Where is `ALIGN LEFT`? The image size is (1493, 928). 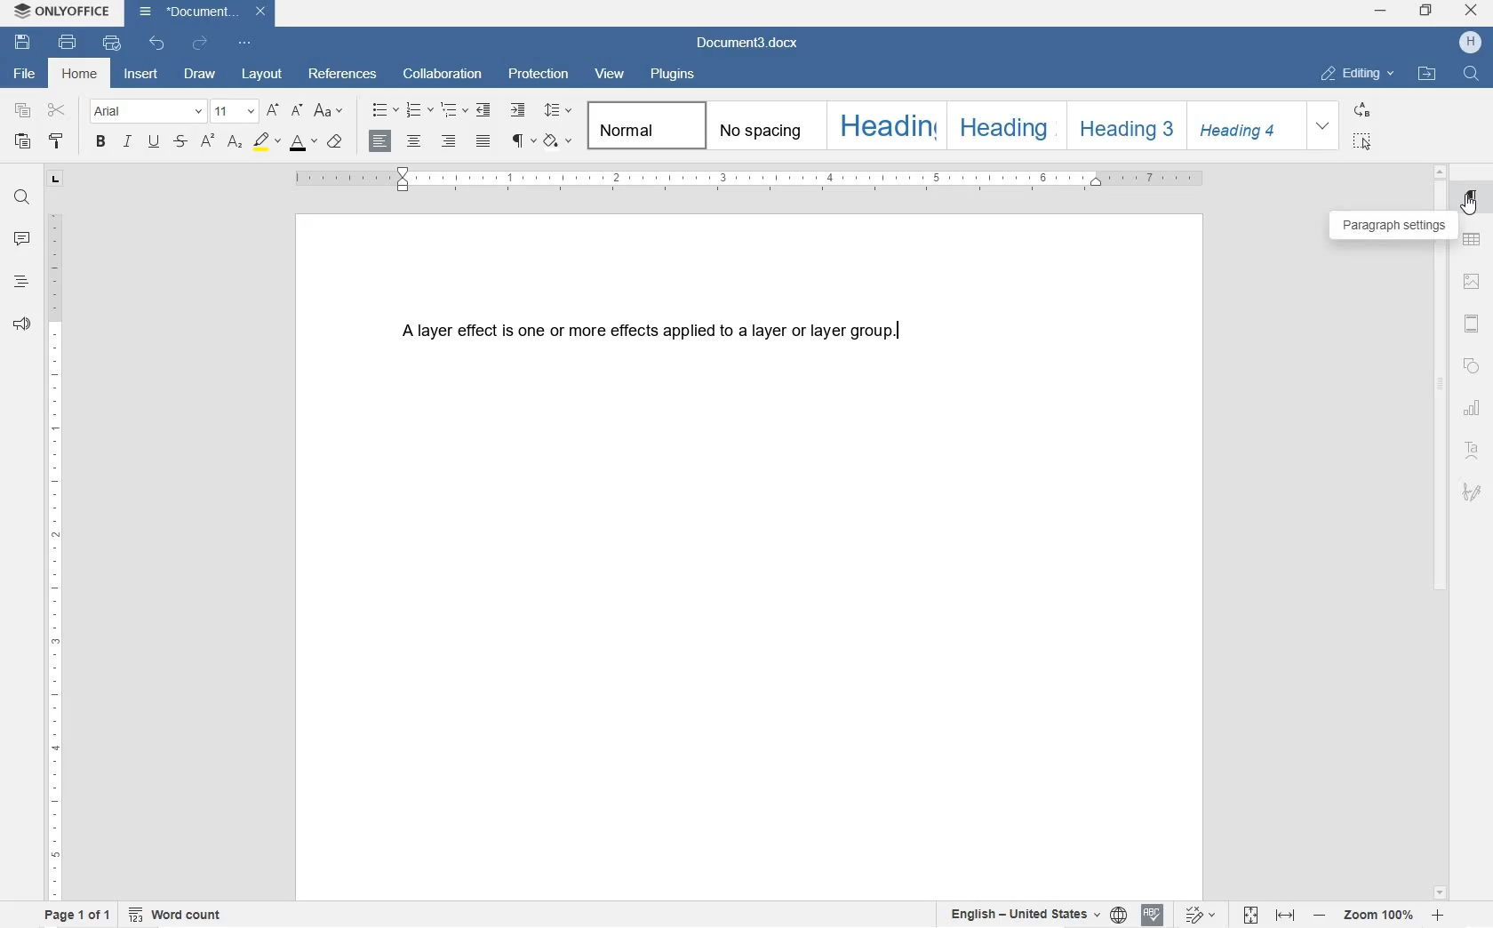 ALIGN LEFT is located at coordinates (383, 140).